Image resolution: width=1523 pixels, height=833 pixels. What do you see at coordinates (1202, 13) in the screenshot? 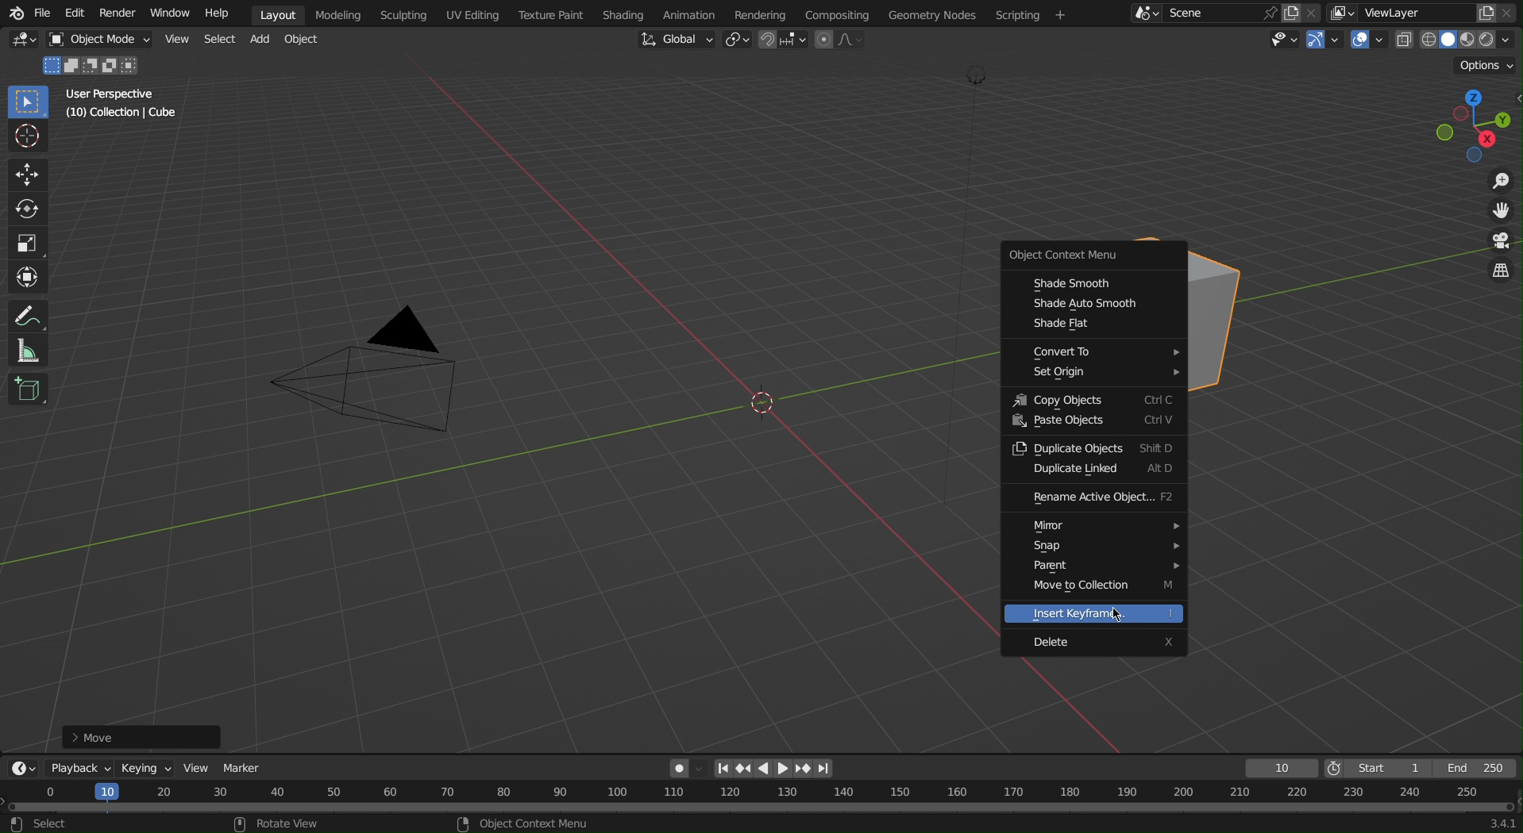
I see `Scene` at bounding box center [1202, 13].